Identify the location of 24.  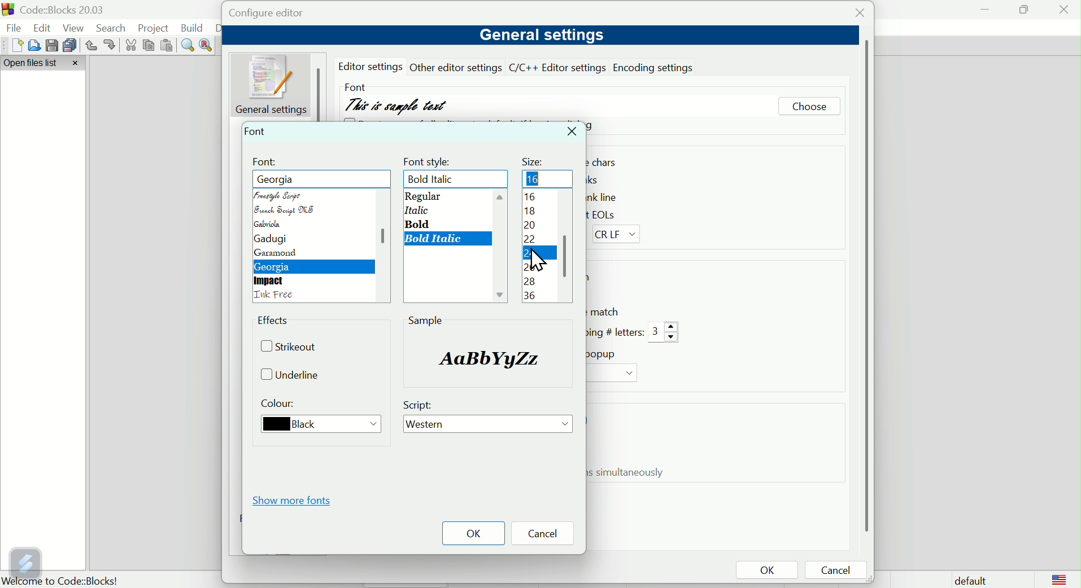
(529, 255).